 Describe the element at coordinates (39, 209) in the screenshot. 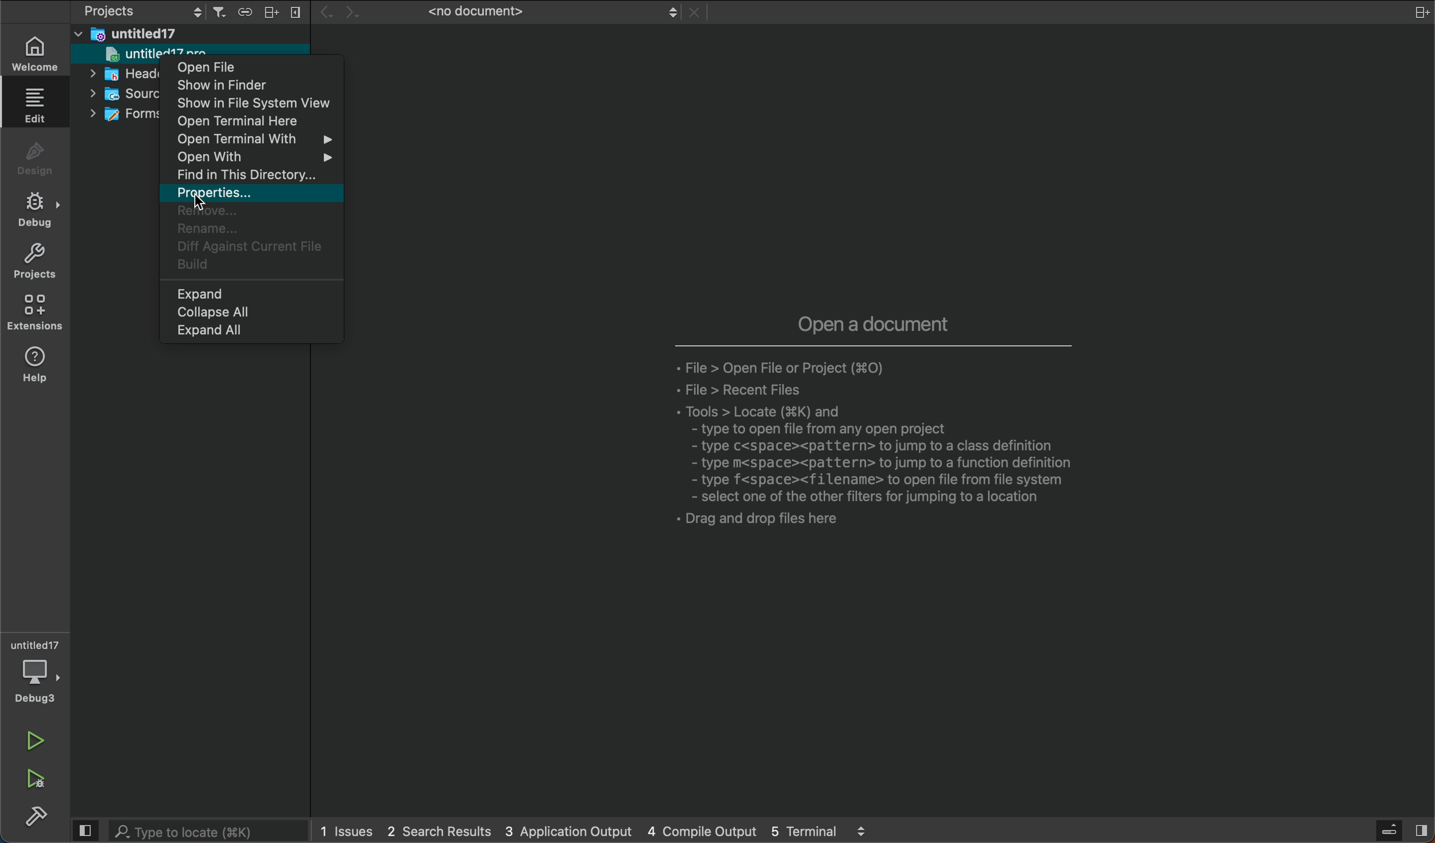

I see `debug` at that location.